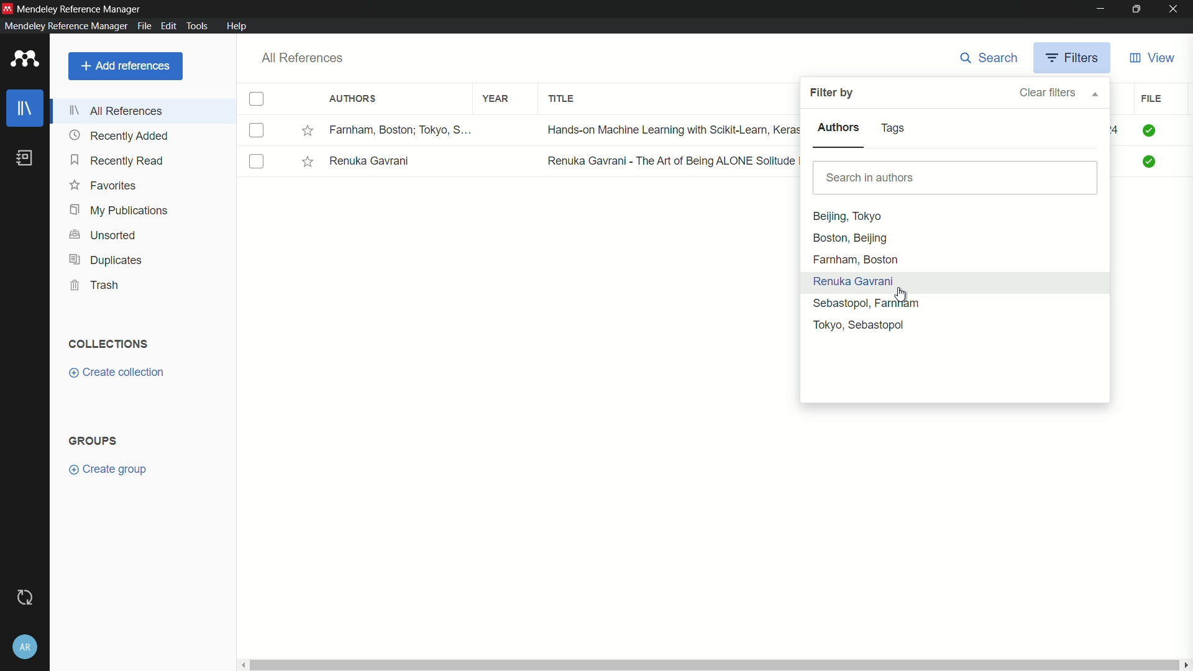 This screenshot has height=671, width=1193. What do you see at coordinates (496, 99) in the screenshot?
I see `year` at bounding box center [496, 99].